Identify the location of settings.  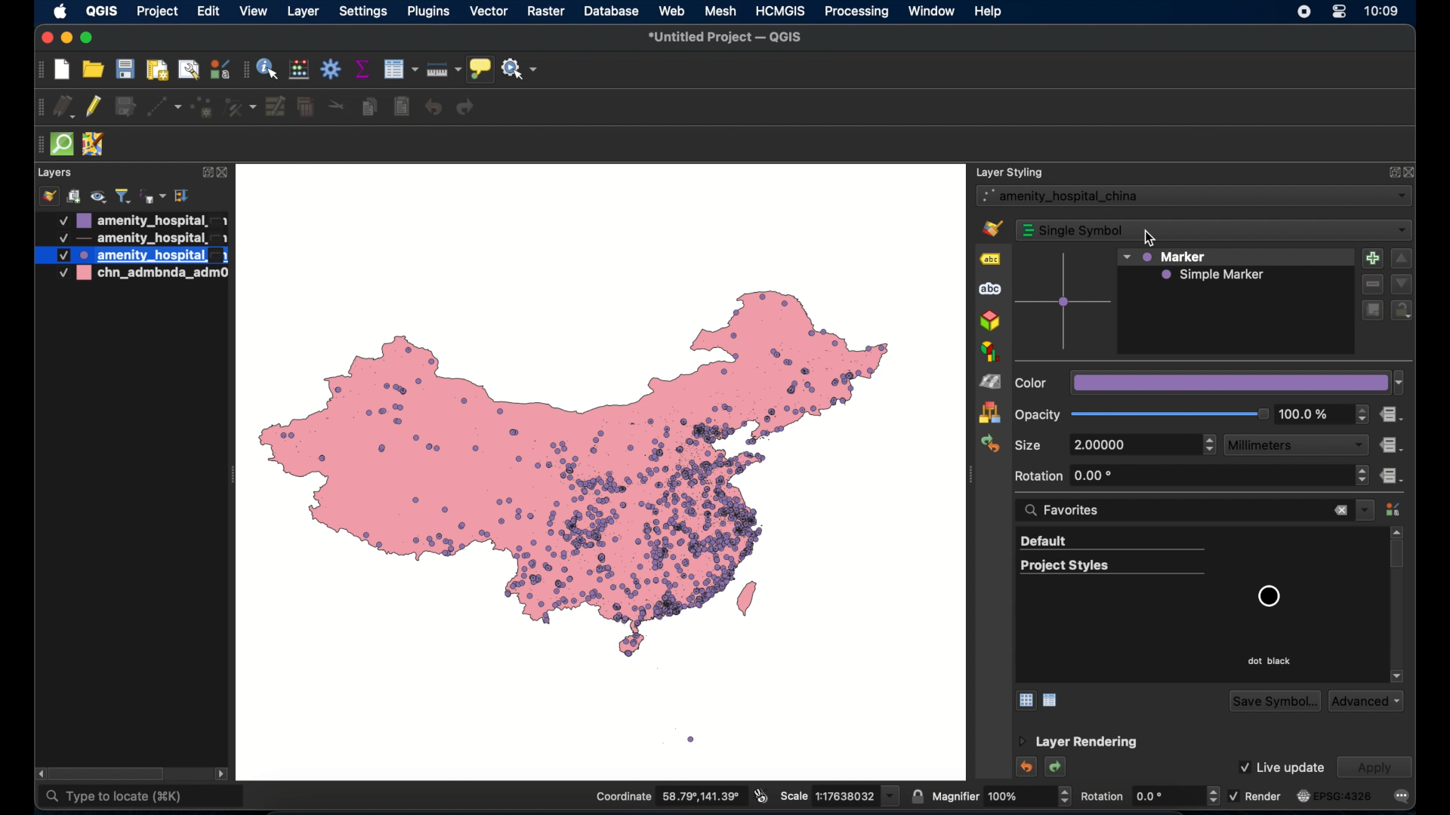
(364, 12).